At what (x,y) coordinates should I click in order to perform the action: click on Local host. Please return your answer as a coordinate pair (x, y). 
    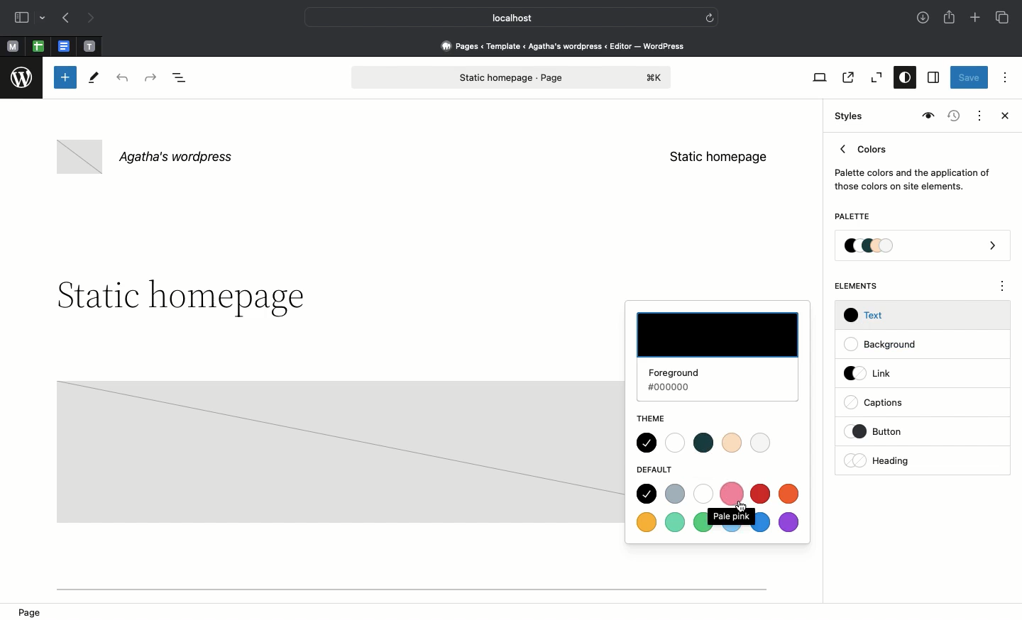
    Looking at the image, I should click on (501, 17).